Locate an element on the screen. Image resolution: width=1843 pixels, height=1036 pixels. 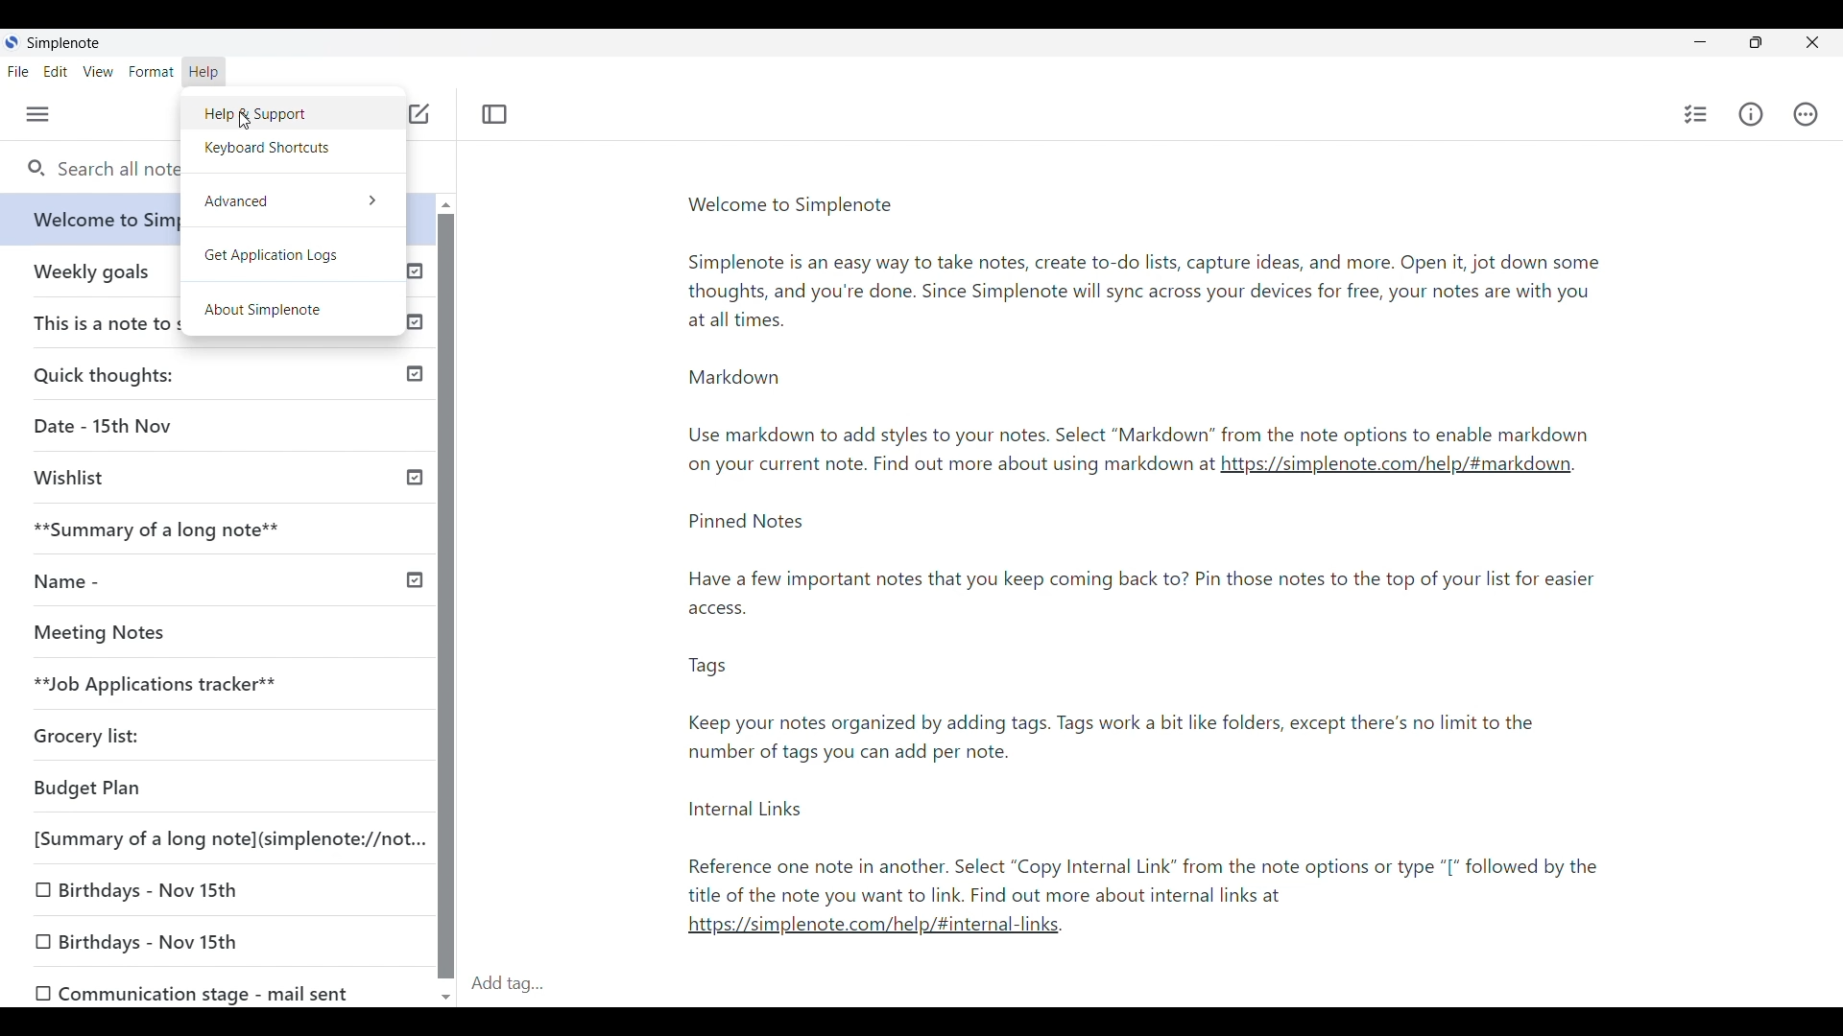
Grocery list: is located at coordinates (82, 736).